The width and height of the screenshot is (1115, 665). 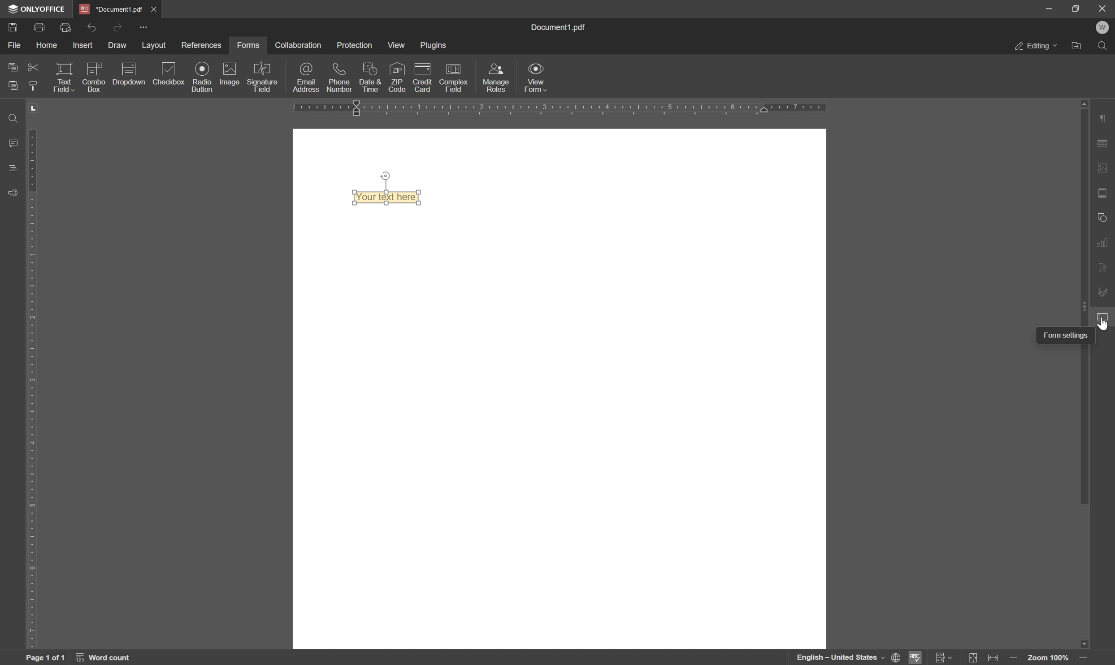 I want to click on protection, so click(x=356, y=46).